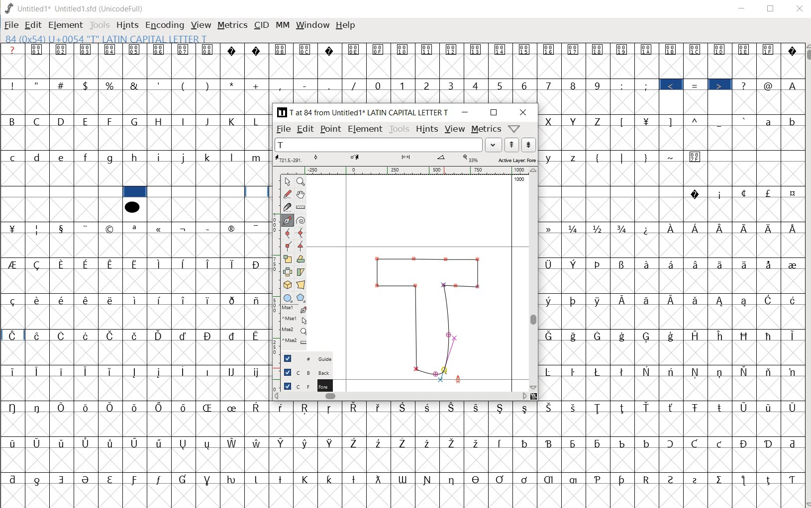  What do you see at coordinates (806, 275) in the screenshot?
I see `scrollbar` at bounding box center [806, 275].